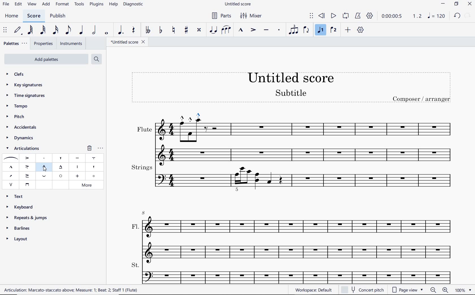  I want to click on ADD, so click(348, 30).